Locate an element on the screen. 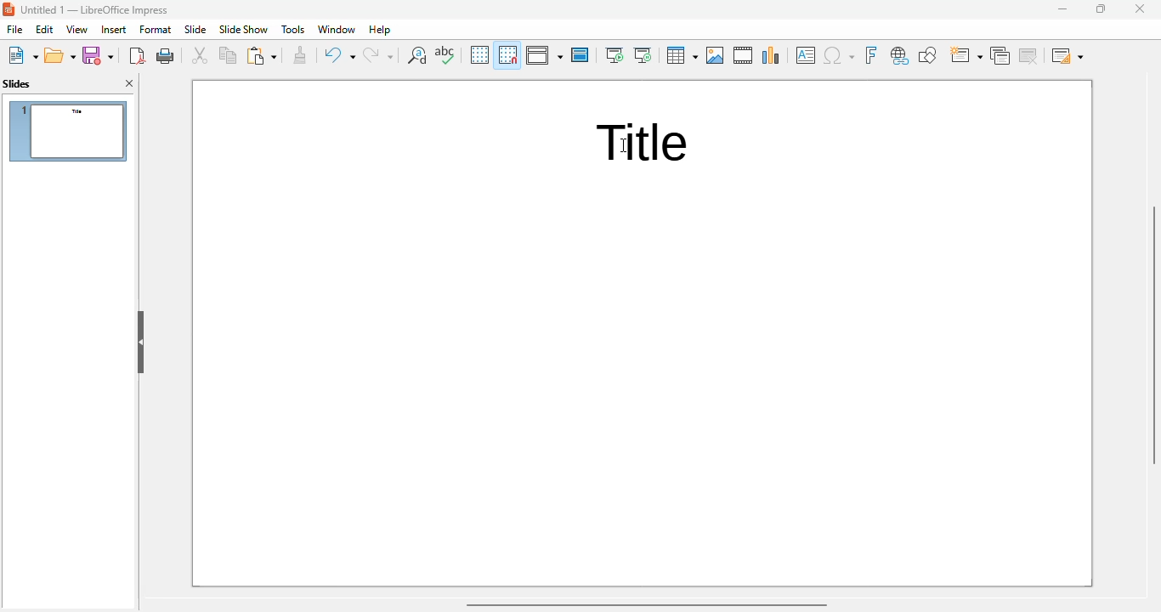 The width and height of the screenshot is (1161, 612). snap to grid is located at coordinates (507, 54).